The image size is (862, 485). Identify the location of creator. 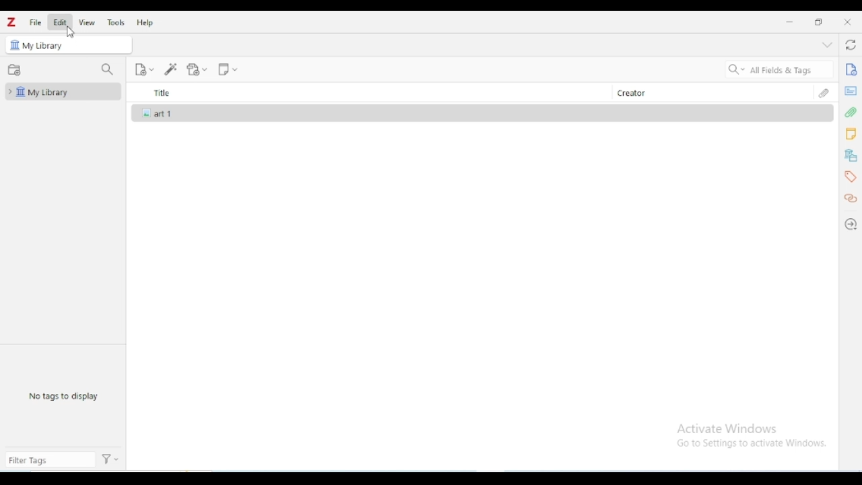
(632, 94).